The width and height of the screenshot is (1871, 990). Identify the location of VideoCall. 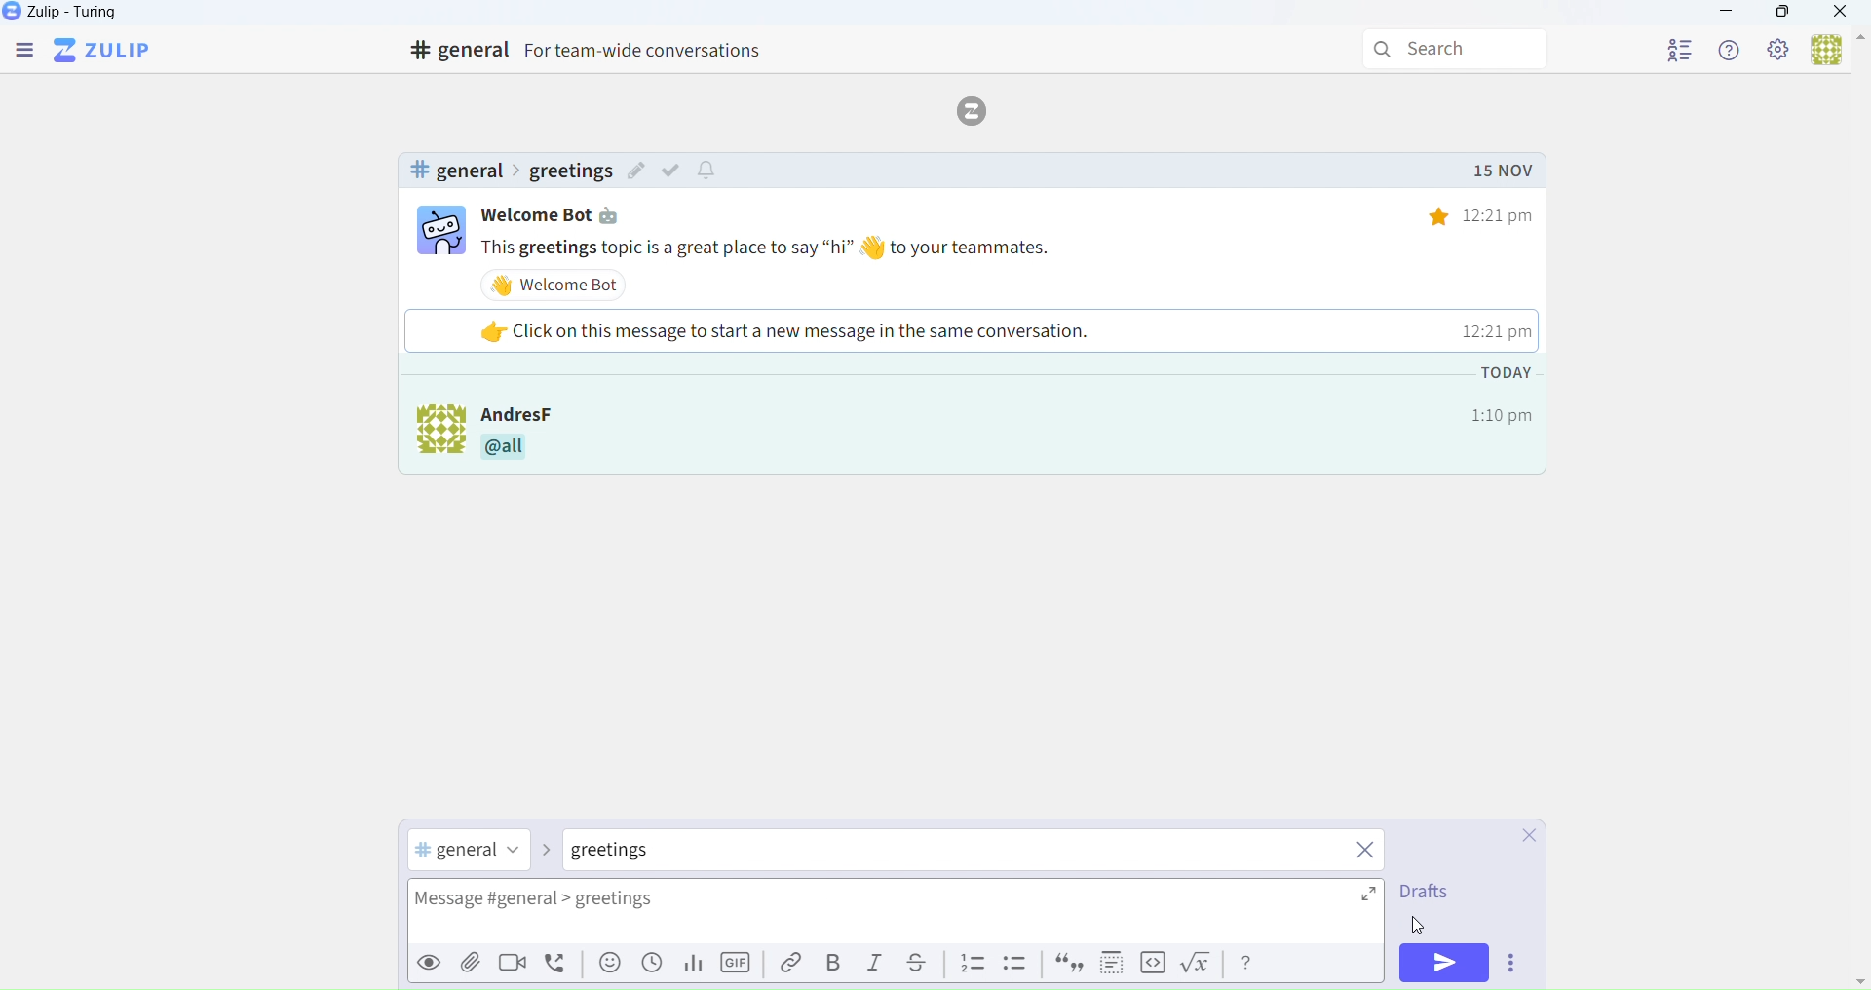
(516, 966).